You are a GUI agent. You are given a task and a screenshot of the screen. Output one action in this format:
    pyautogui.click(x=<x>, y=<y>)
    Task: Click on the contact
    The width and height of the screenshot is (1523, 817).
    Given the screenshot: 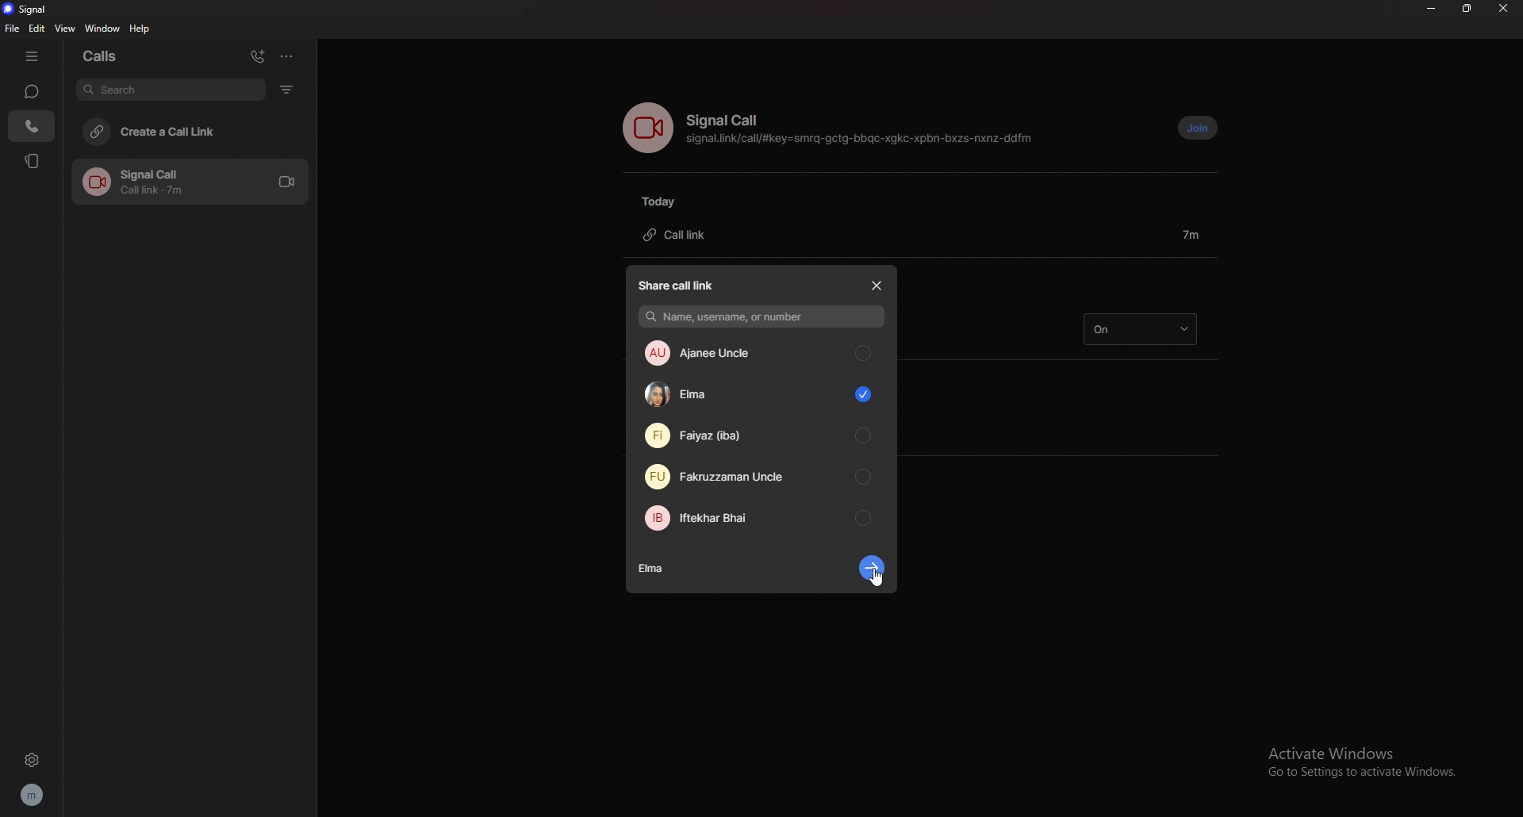 What is the action you would take?
    pyautogui.click(x=761, y=518)
    